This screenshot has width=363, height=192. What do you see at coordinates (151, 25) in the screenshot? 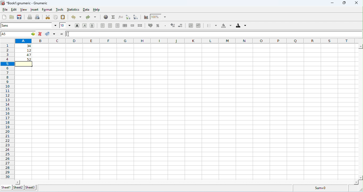
I see `format as currency` at bounding box center [151, 25].